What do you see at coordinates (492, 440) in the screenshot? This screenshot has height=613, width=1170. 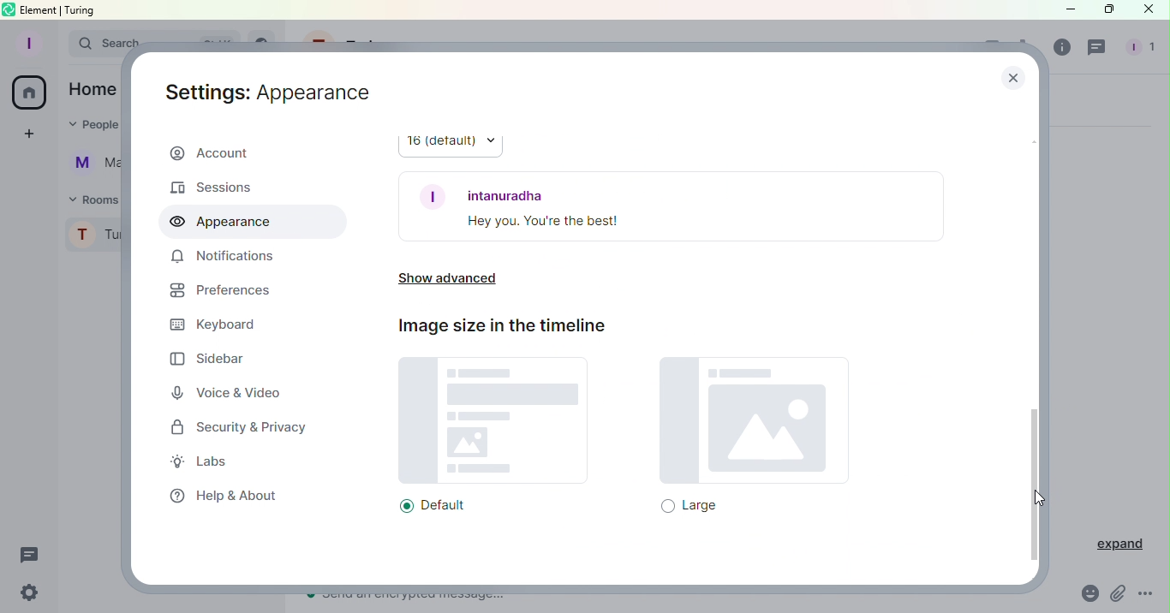 I see `Default` at bounding box center [492, 440].